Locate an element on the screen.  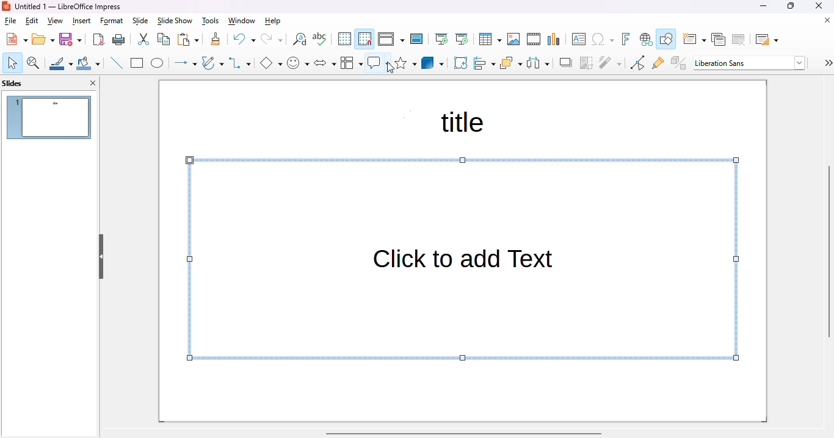
stars and banners is located at coordinates (405, 62).